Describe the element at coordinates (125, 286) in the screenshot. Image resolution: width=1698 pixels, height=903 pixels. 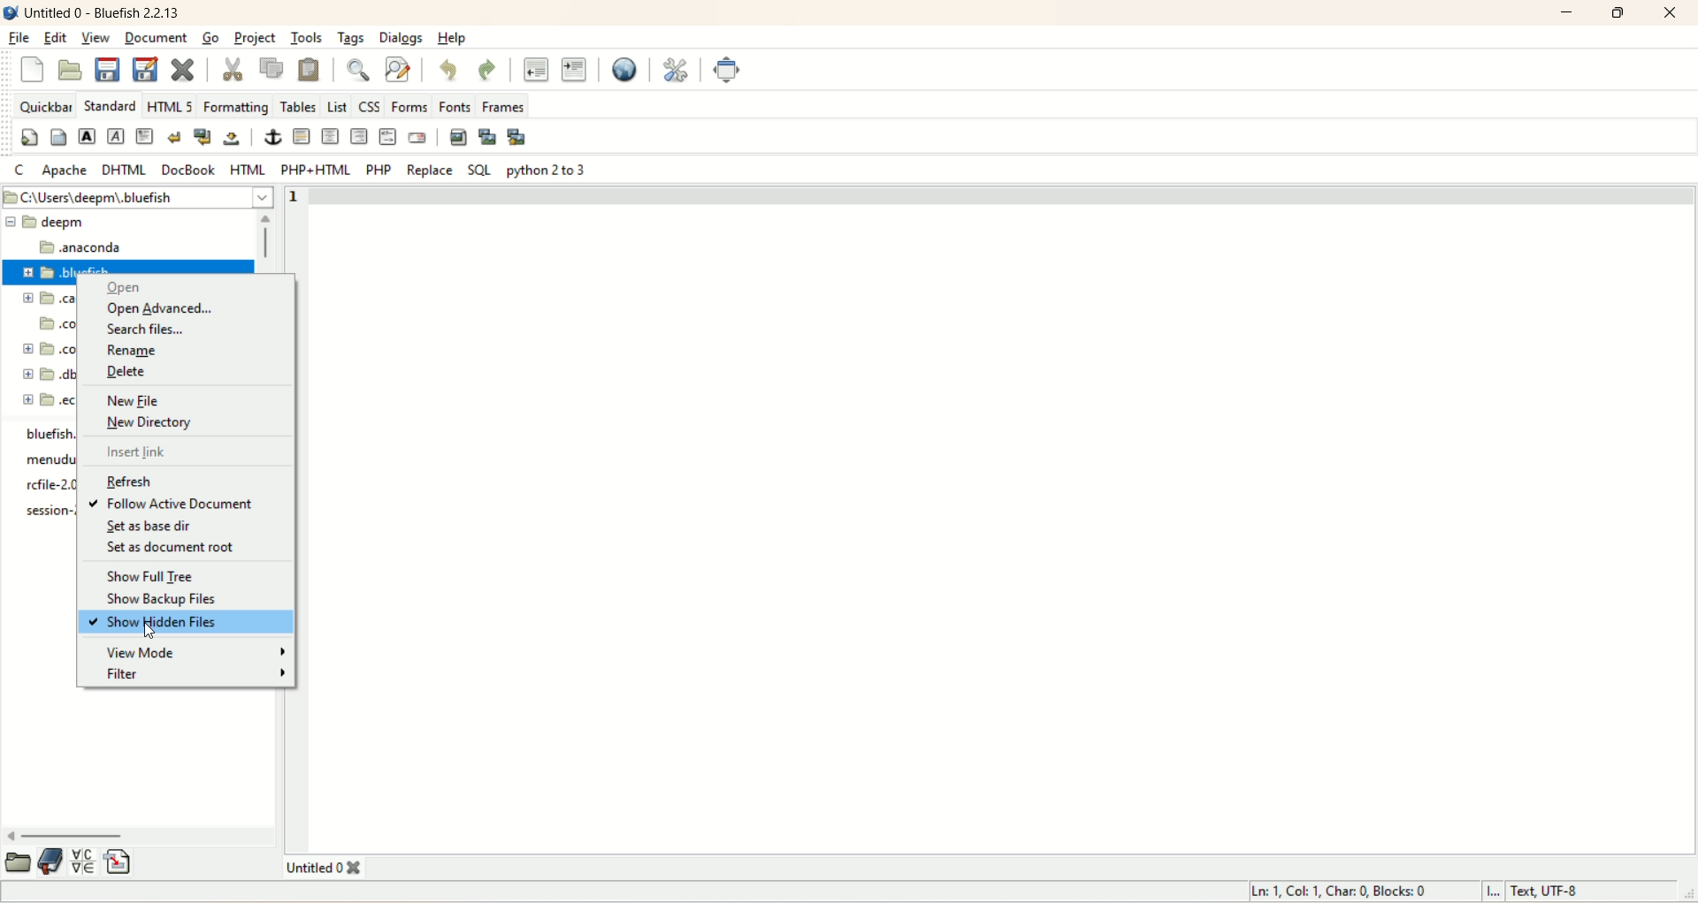
I see `open` at that location.